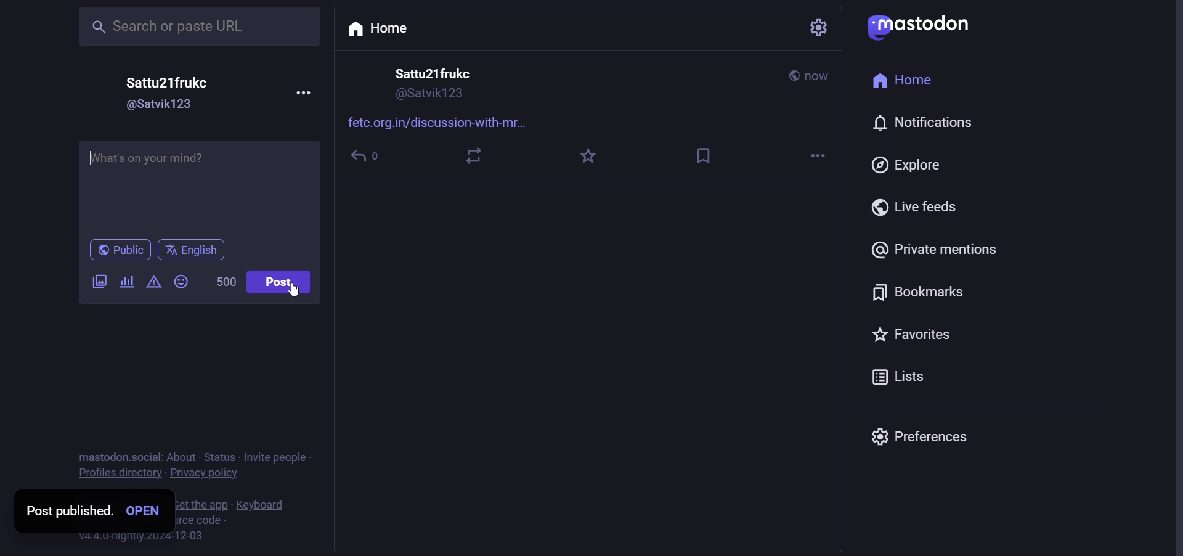  What do you see at coordinates (192, 250) in the screenshot?
I see `English` at bounding box center [192, 250].